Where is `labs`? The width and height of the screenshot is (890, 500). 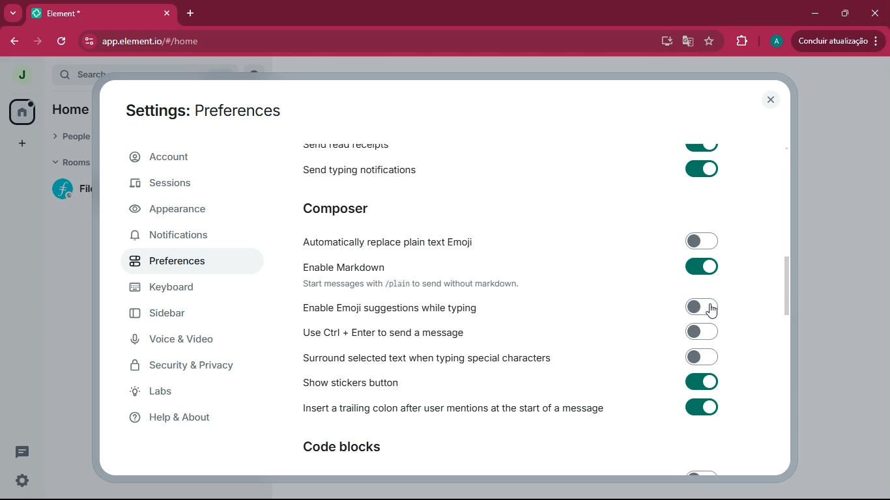 labs is located at coordinates (173, 392).